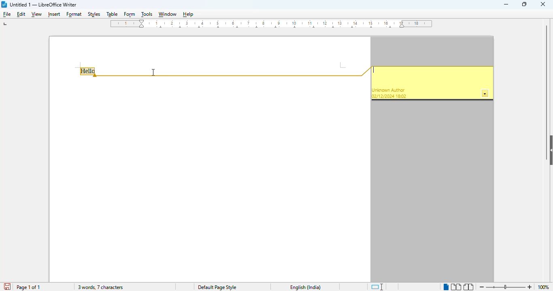  What do you see at coordinates (272, 24) in the screenshot?
I see `ruler` at bounding box center [272, 24].